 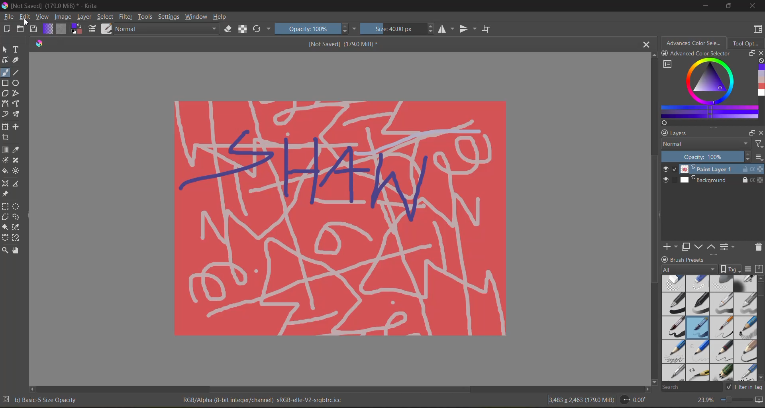 What do you see at coordinates (6, 114) in the screenshot?
I see `dynamic brush tool` at bounding box center [6, 114].